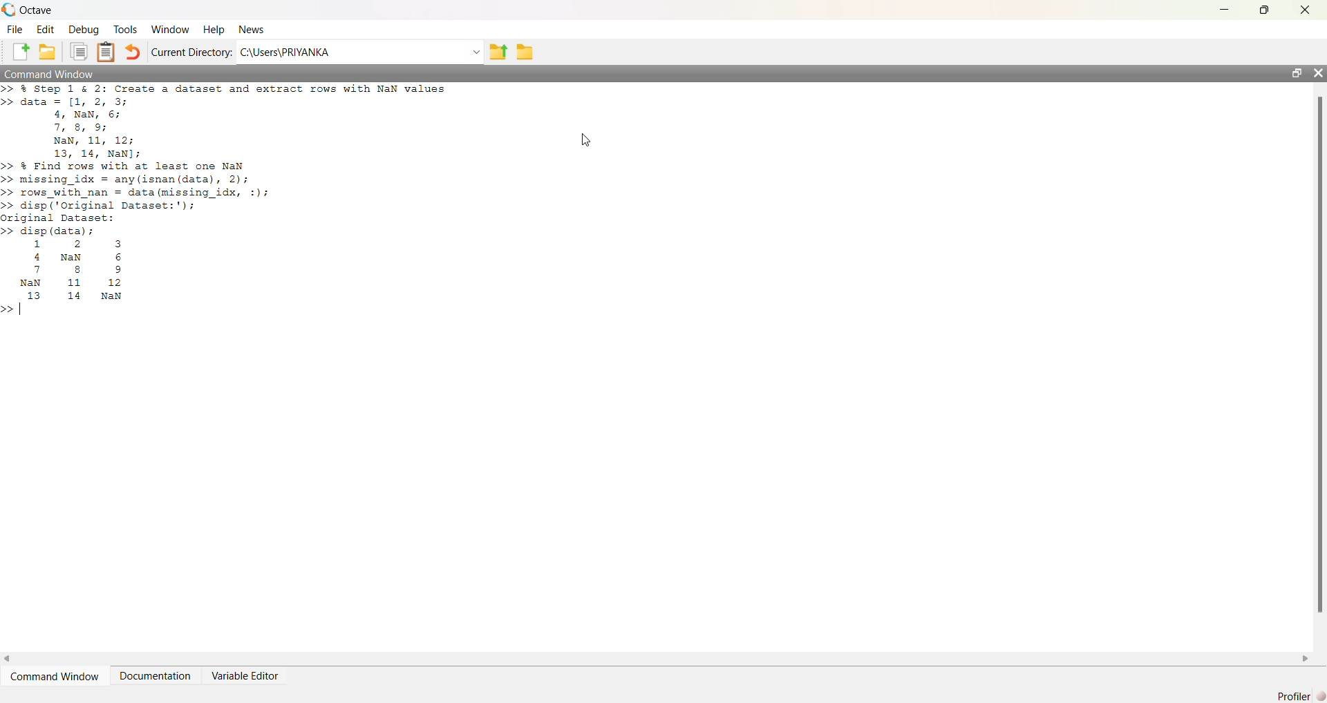  What do you see at coordinates (244, 676) in the screenshot?
I see `Variable Editor` at bounding box center [244, 676].